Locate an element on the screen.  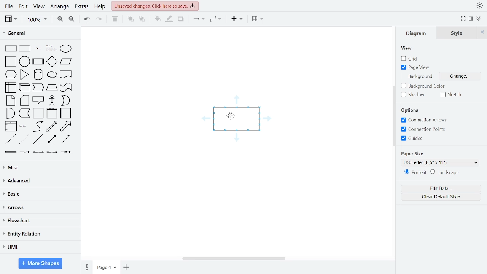
link is located at coordinates (11, 152).